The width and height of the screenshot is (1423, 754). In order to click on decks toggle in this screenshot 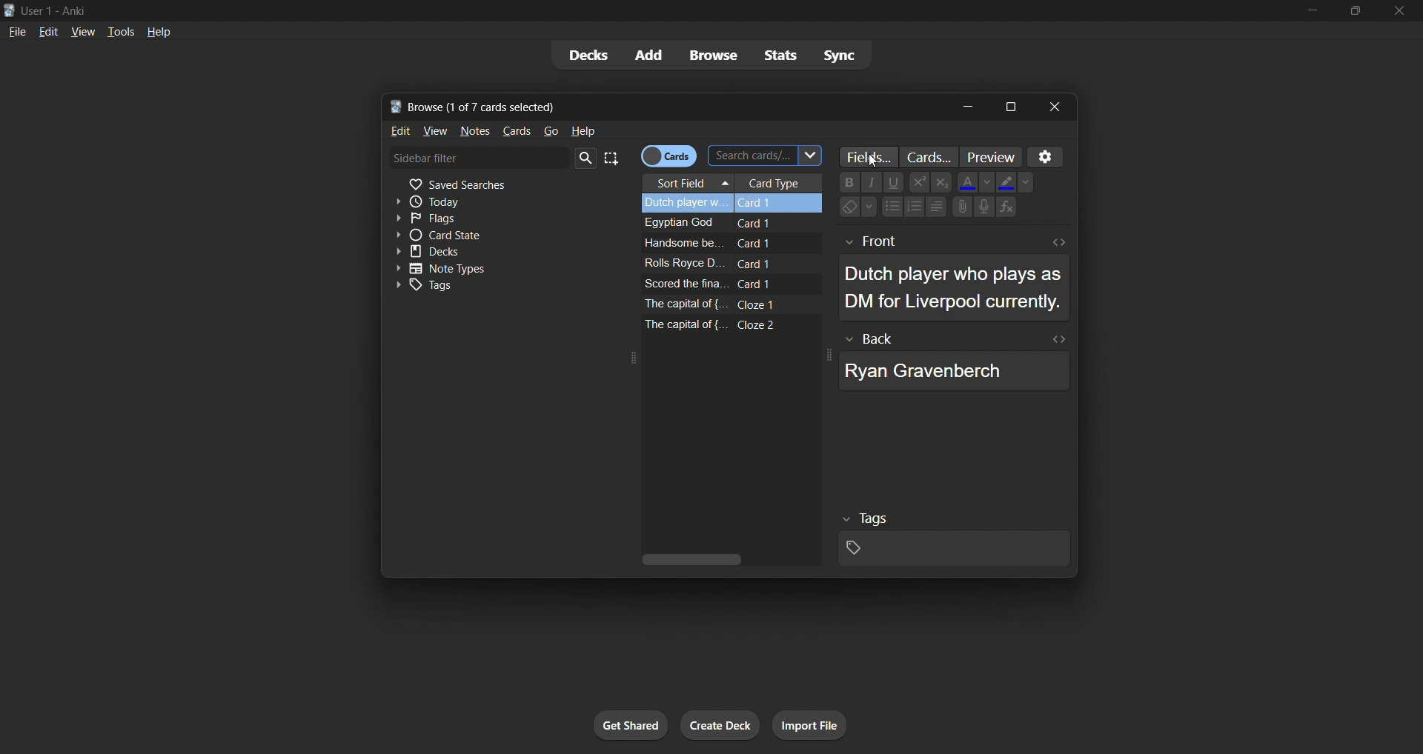, I will do `click(479, 251)`.